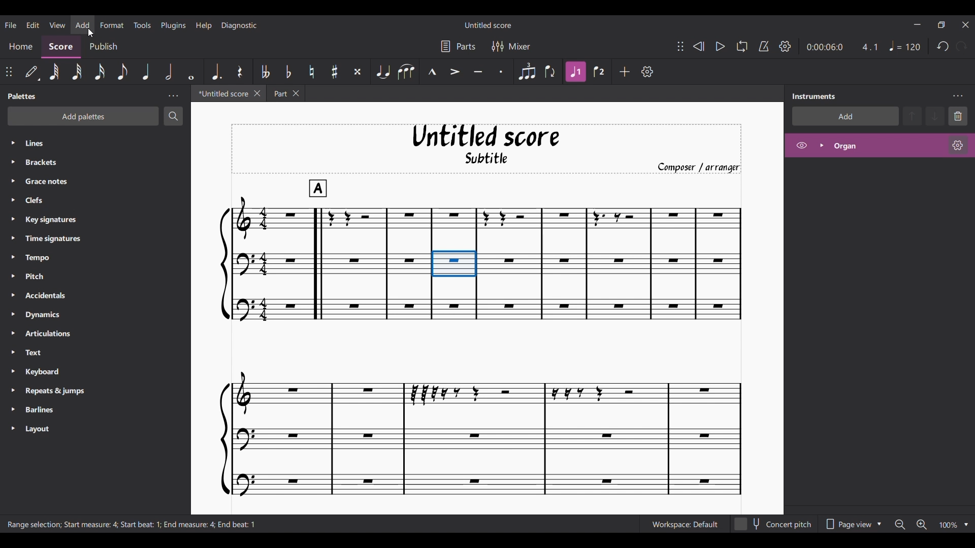 The width and height of the screenshot is (975, 548). What do you see at coordinates (958, 116) in the screenshot?
I see `Delete` at bounding box center [958, 116].